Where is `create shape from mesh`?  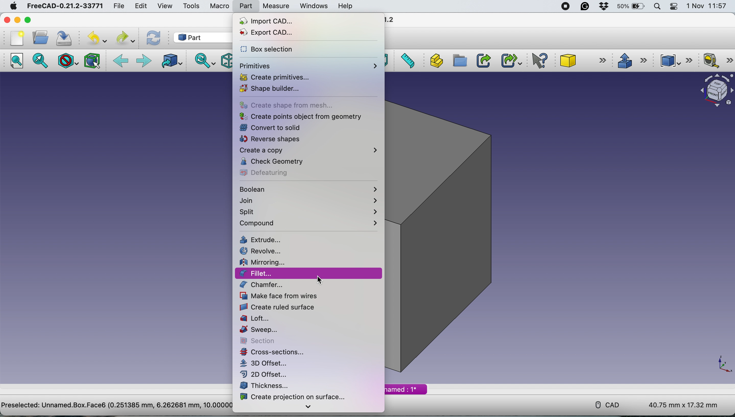
create shape from mesh is located at coordinates (296, 105).